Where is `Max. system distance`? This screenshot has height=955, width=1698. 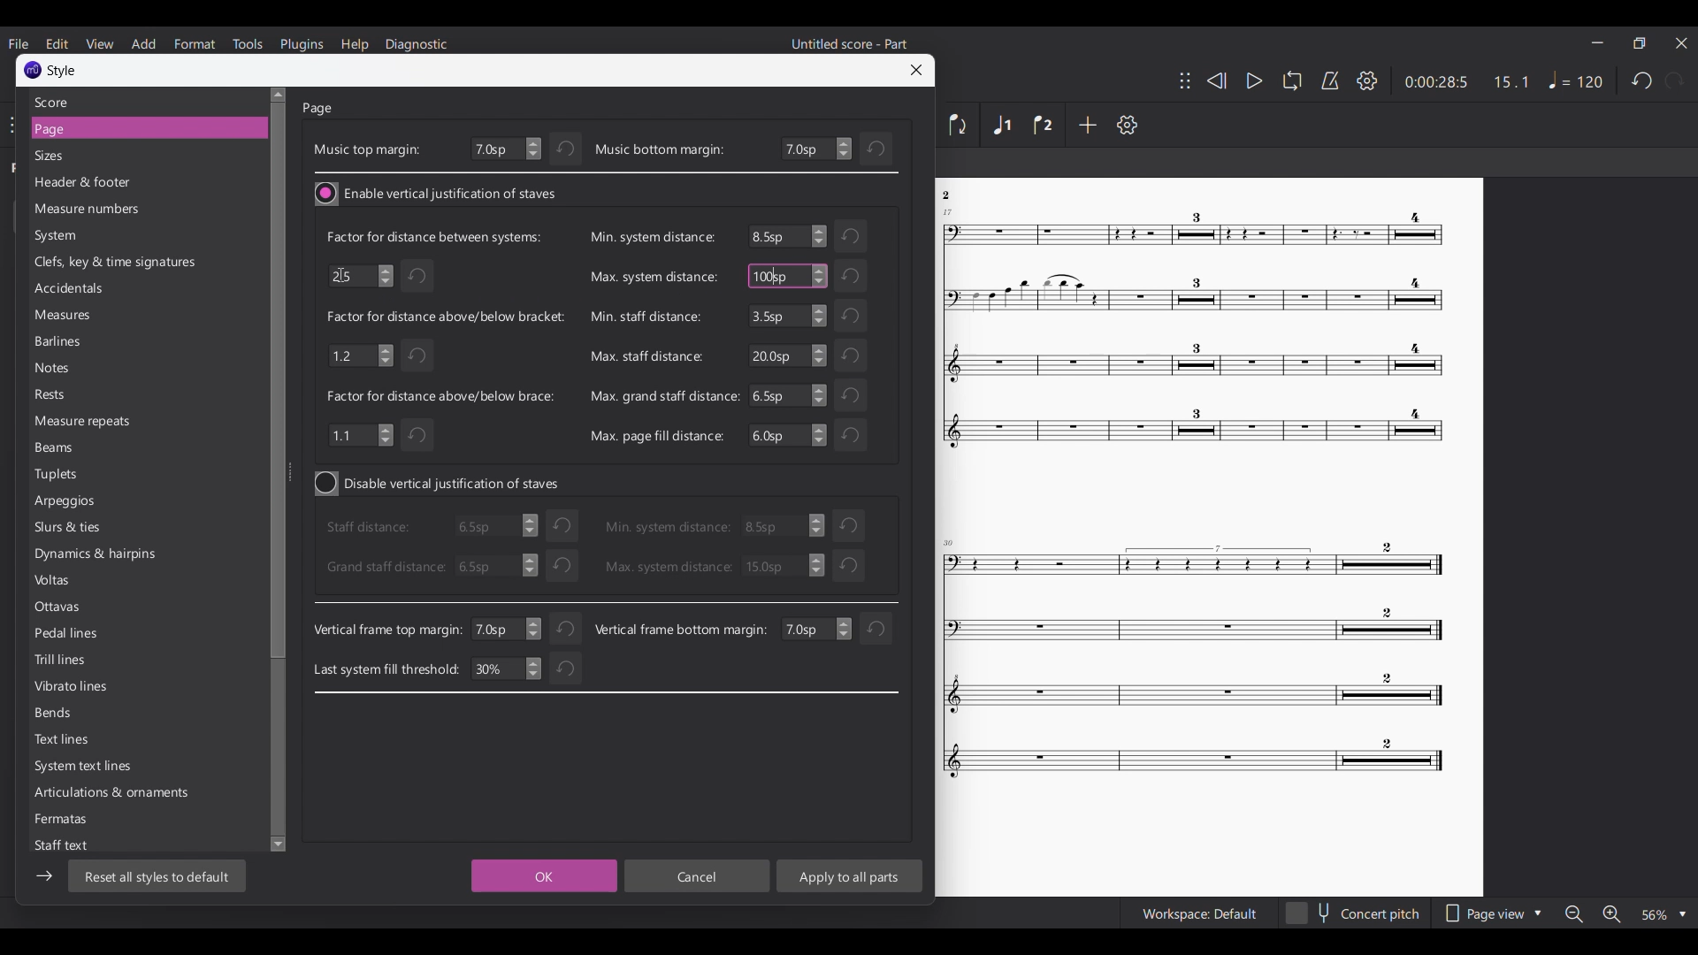
Max. system distance is located at coordinates (652, 279).